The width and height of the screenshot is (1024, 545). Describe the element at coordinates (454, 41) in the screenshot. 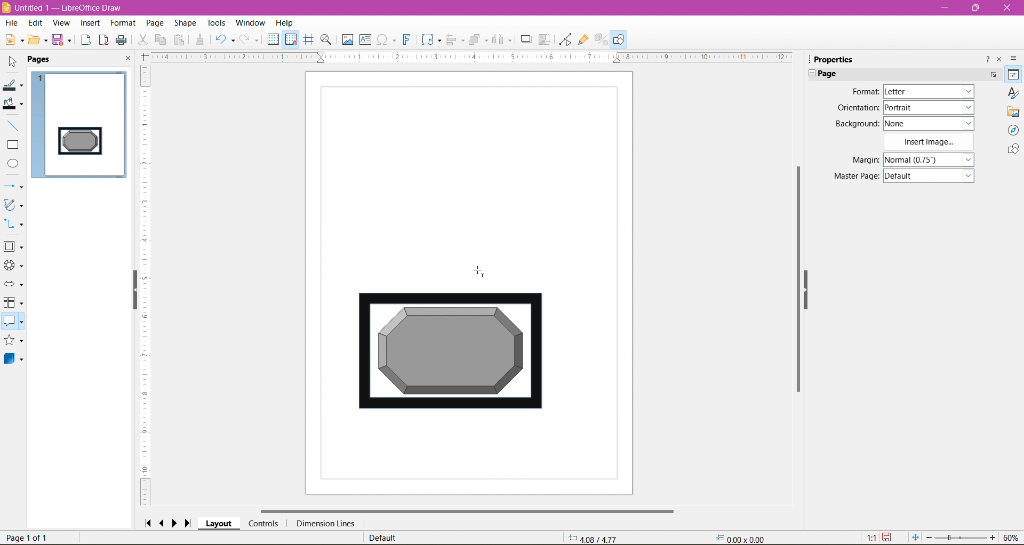

I see `Align Objects` at that location.